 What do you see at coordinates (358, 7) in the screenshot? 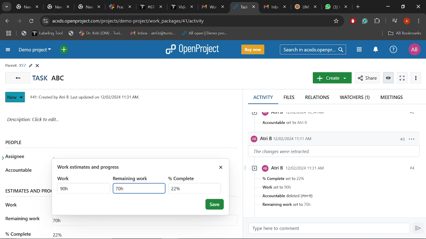
I see `Add new tab` at bounding box center [358, 7].